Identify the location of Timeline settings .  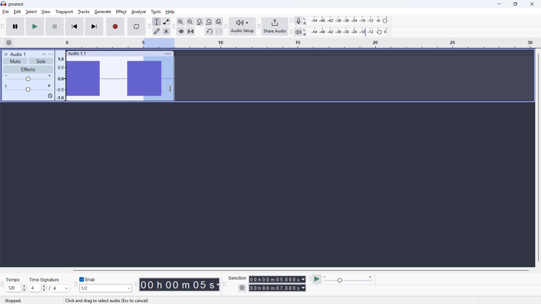
(9, 43).